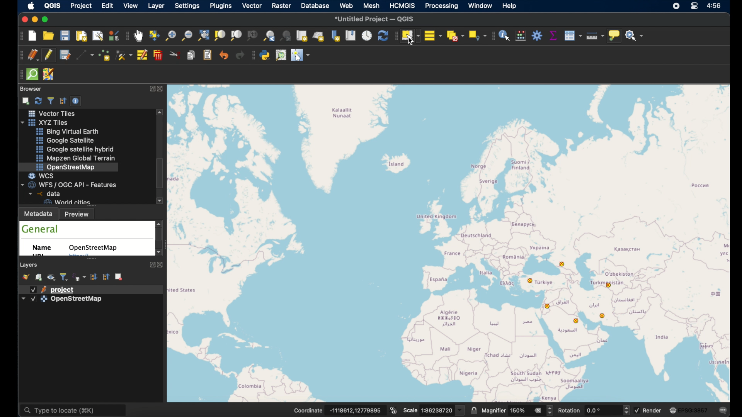 The width and height of the screenshot is (742, 417). I want to click on lock scale, so click(474, 410).